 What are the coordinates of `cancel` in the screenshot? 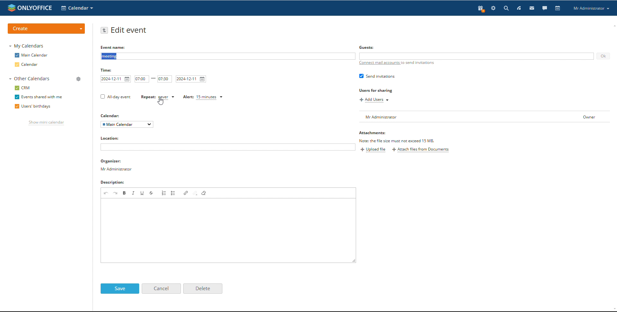 It's located at (161, 289).